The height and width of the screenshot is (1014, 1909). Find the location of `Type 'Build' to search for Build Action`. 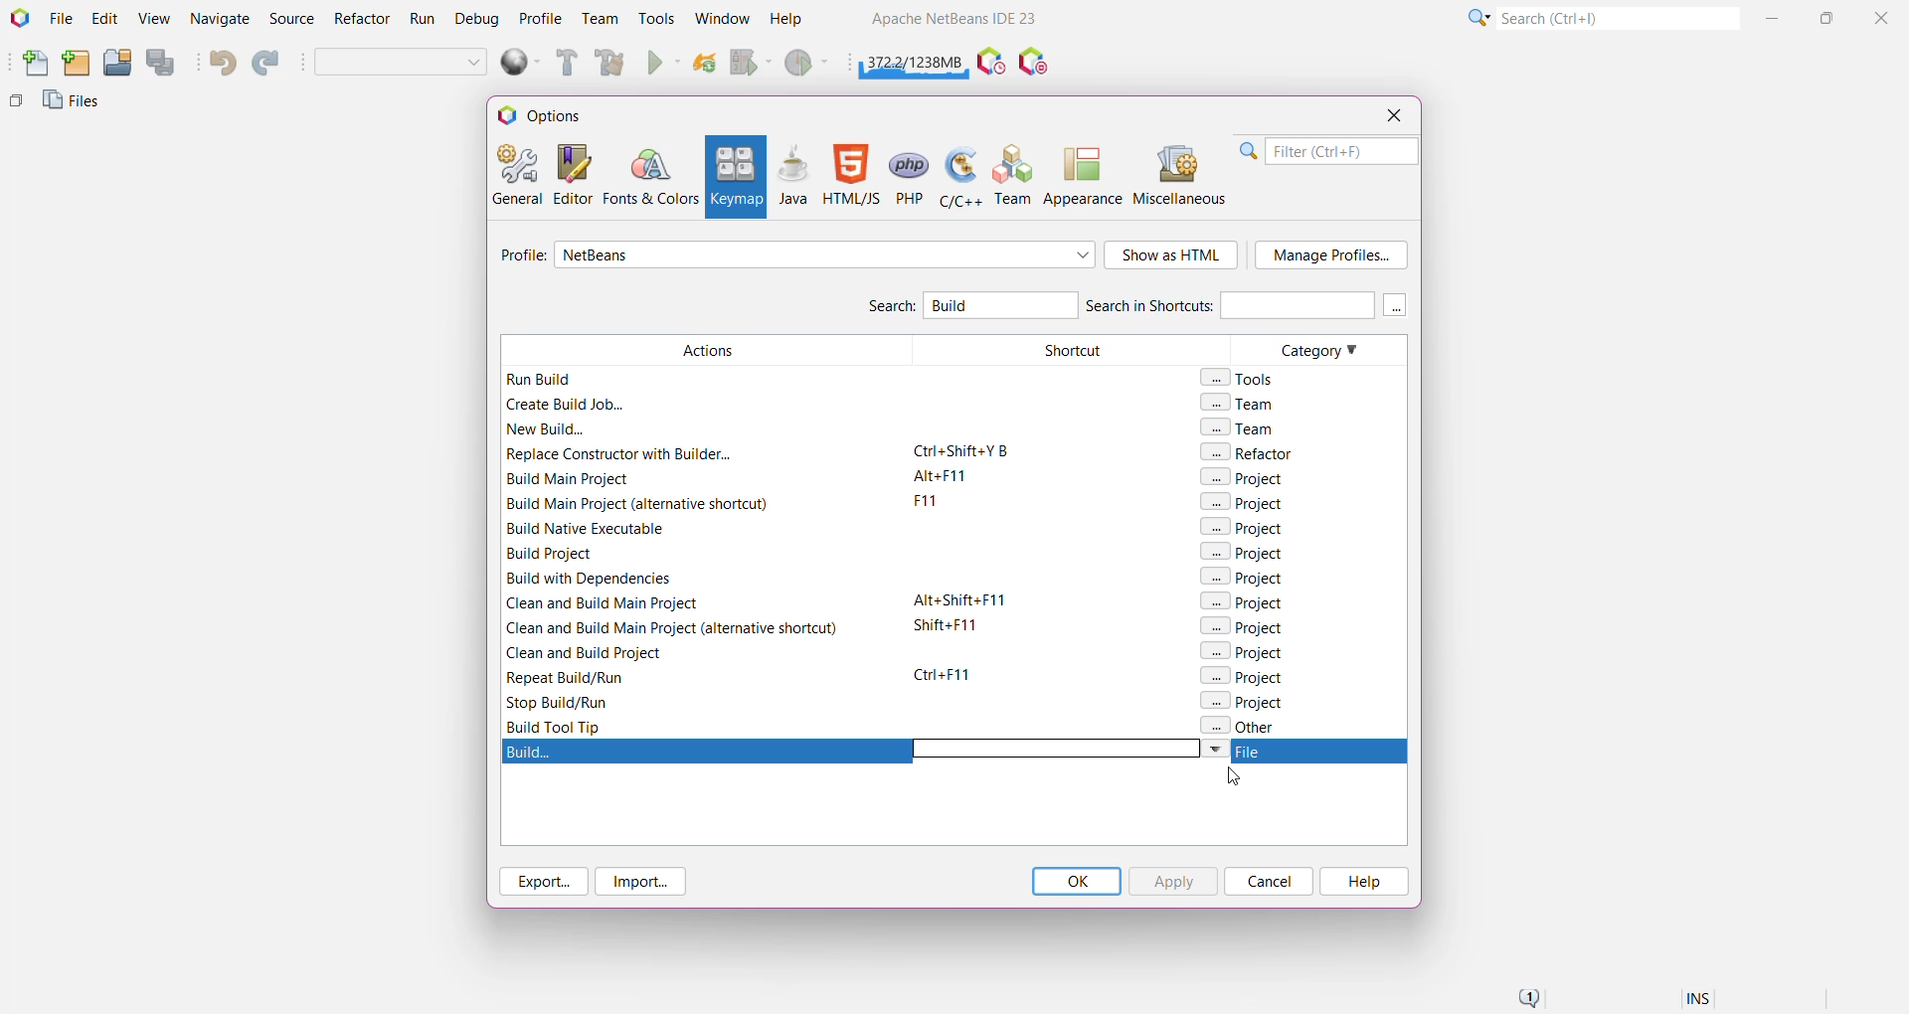

Type 'Build' to search for Build Action is located at coordinates (995, 307).